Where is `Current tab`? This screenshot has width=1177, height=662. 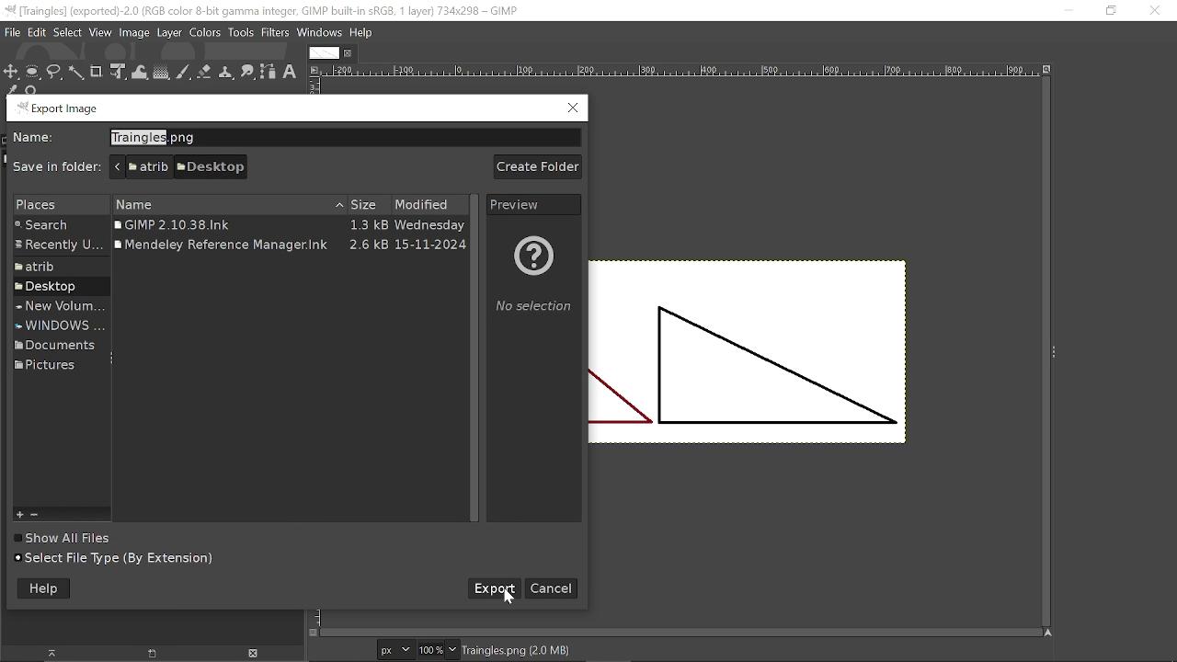 Current tab is located at coordinates (324, 53).